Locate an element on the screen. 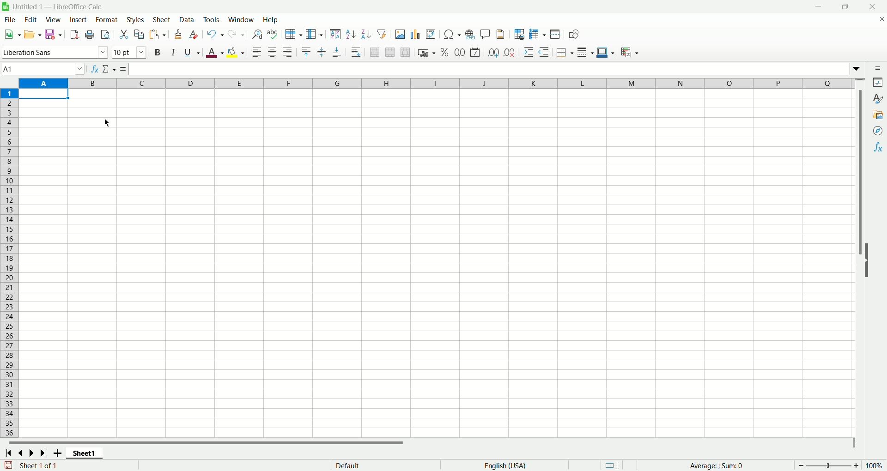  define print area is located at coordinates (520, 34).